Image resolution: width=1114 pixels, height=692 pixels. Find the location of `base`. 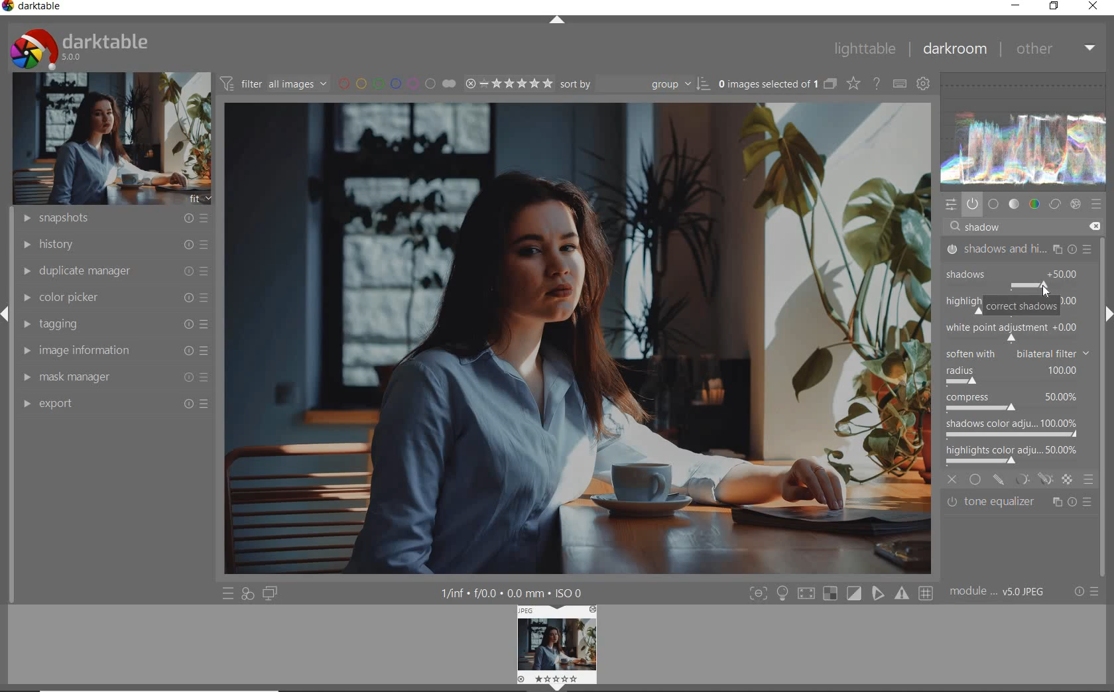

base is located at coordinates (994, 203).